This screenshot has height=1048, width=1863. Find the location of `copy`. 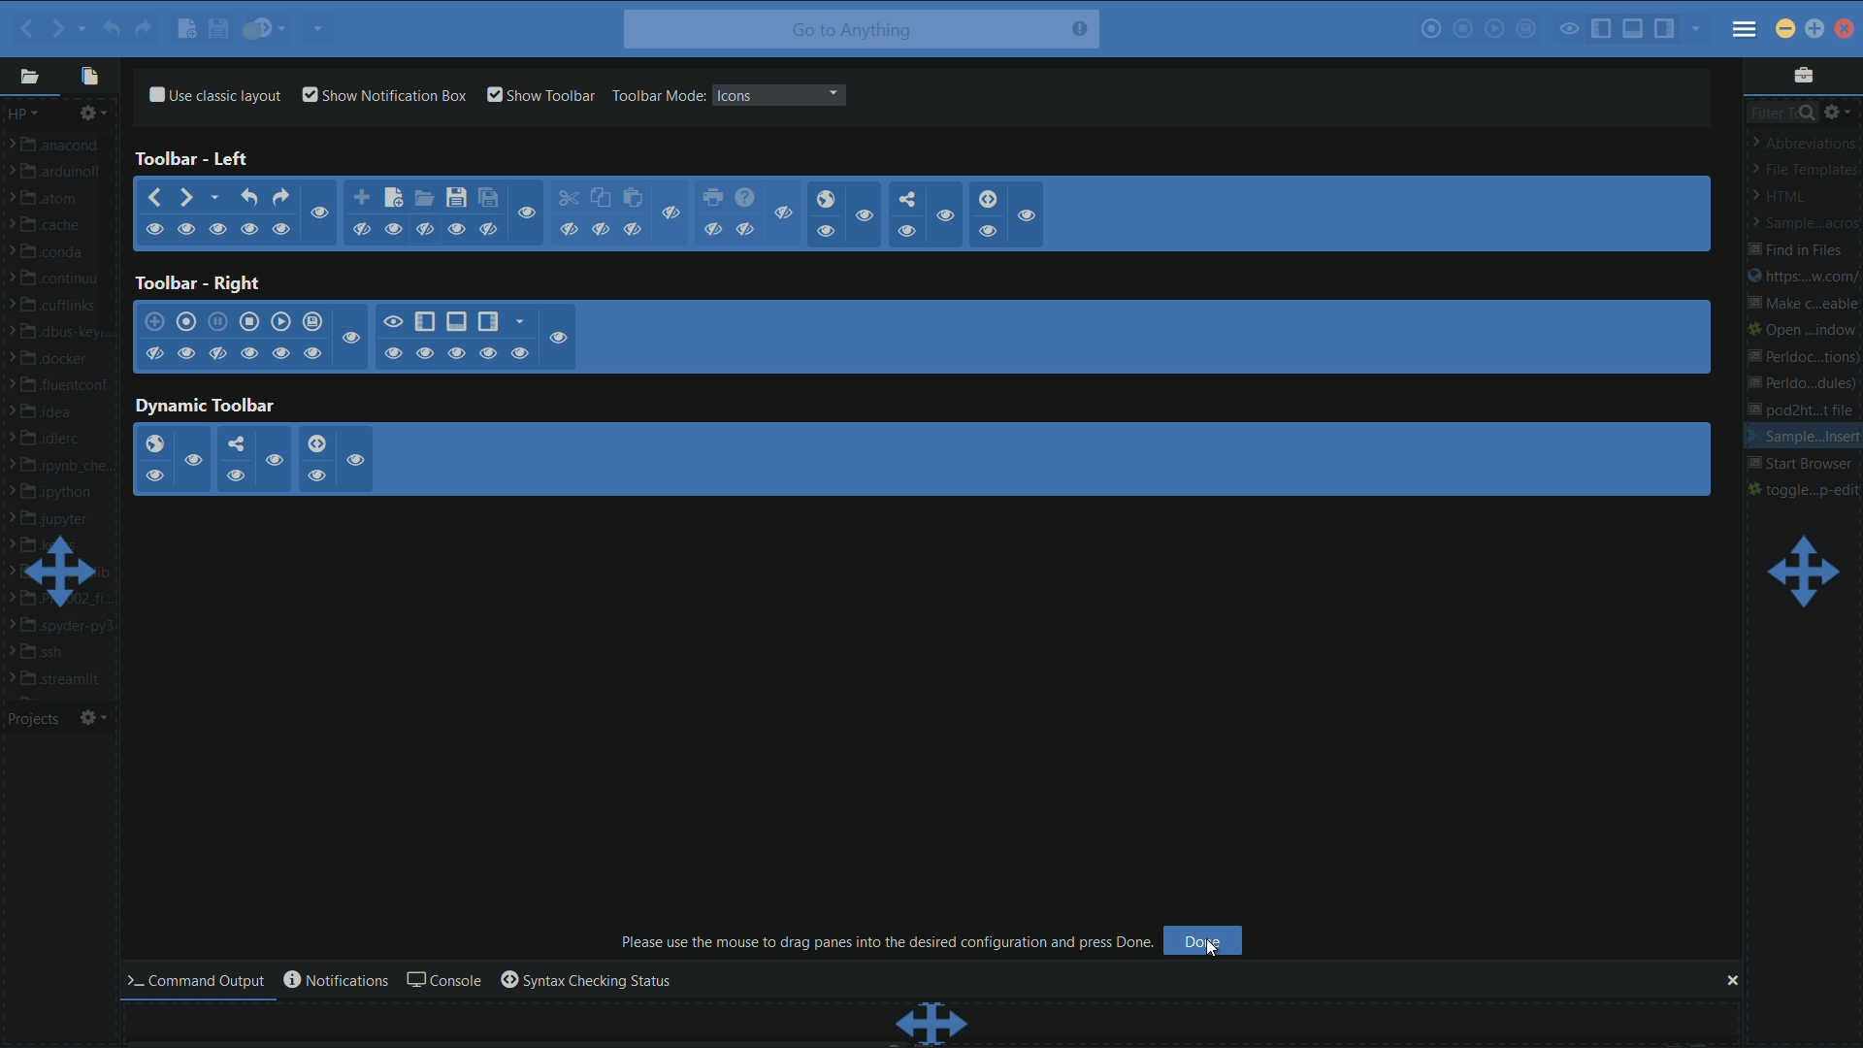

copy is located at coordinates (600, 199).